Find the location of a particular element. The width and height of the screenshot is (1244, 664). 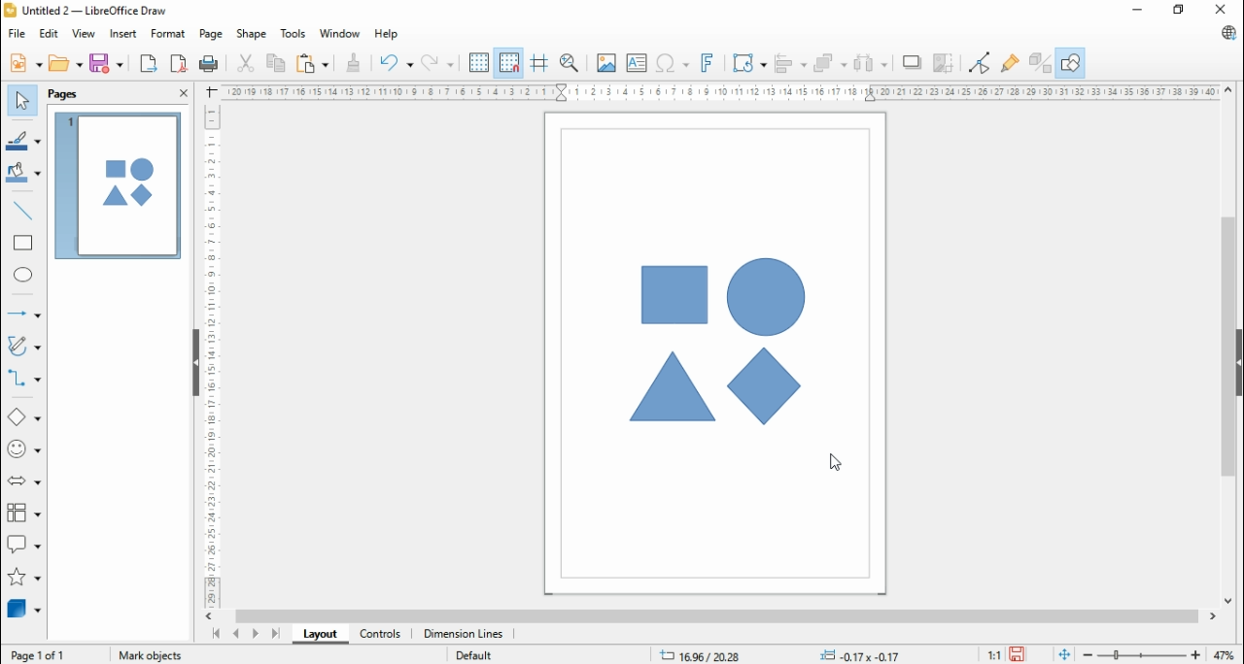

pages is located at coordinates (65, 94).